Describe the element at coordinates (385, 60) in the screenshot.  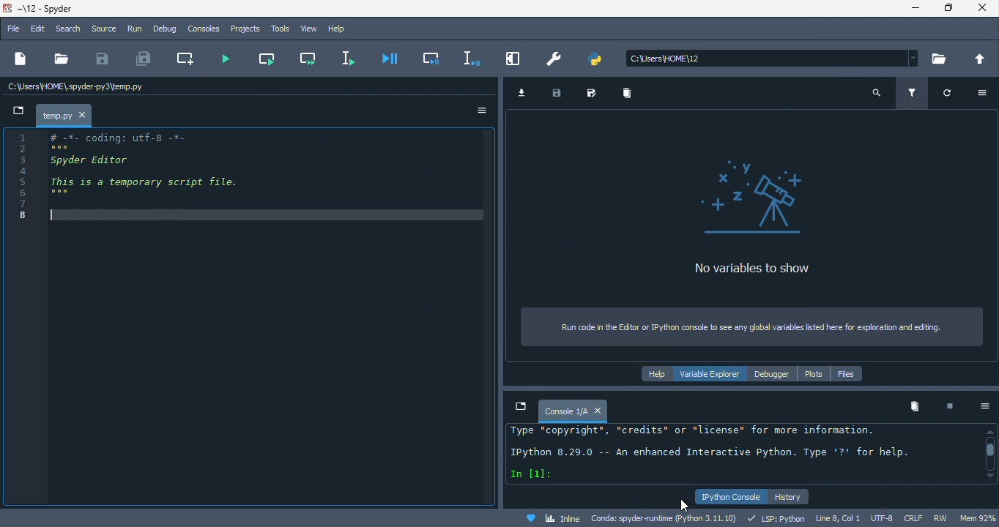
I see `debug file` at that location.